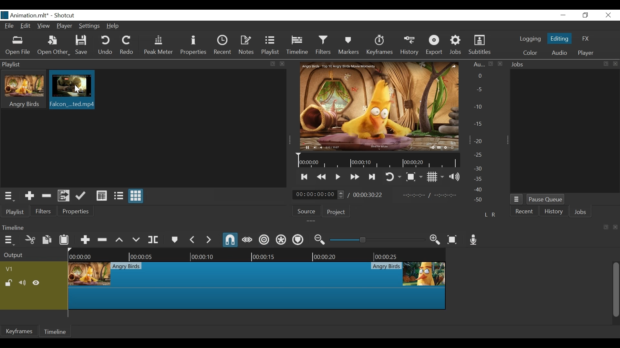  What do you see at coordinates (355, 177) in the screenshot?
I see `Play forward quickly` at bounding box center [355, 177].